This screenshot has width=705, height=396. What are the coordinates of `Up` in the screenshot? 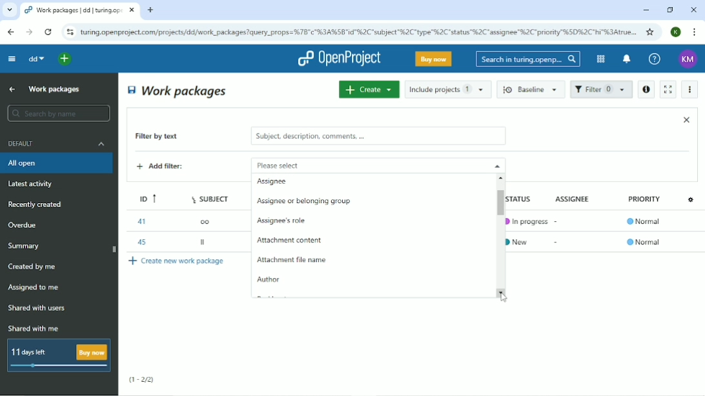 It's located at (10, 90).